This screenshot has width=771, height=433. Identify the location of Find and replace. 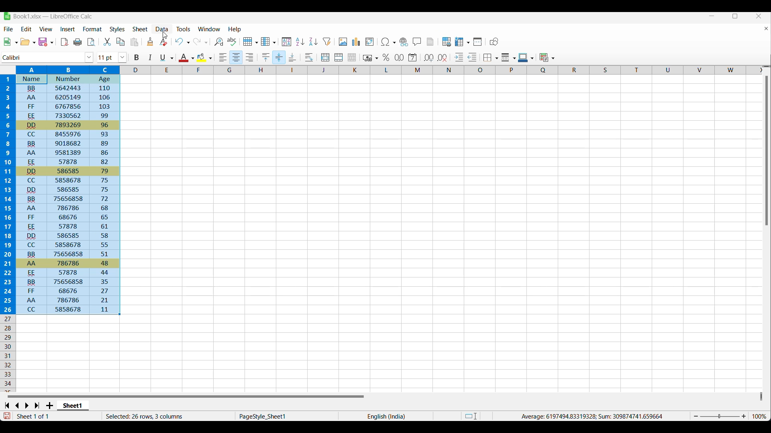
(219, 41).